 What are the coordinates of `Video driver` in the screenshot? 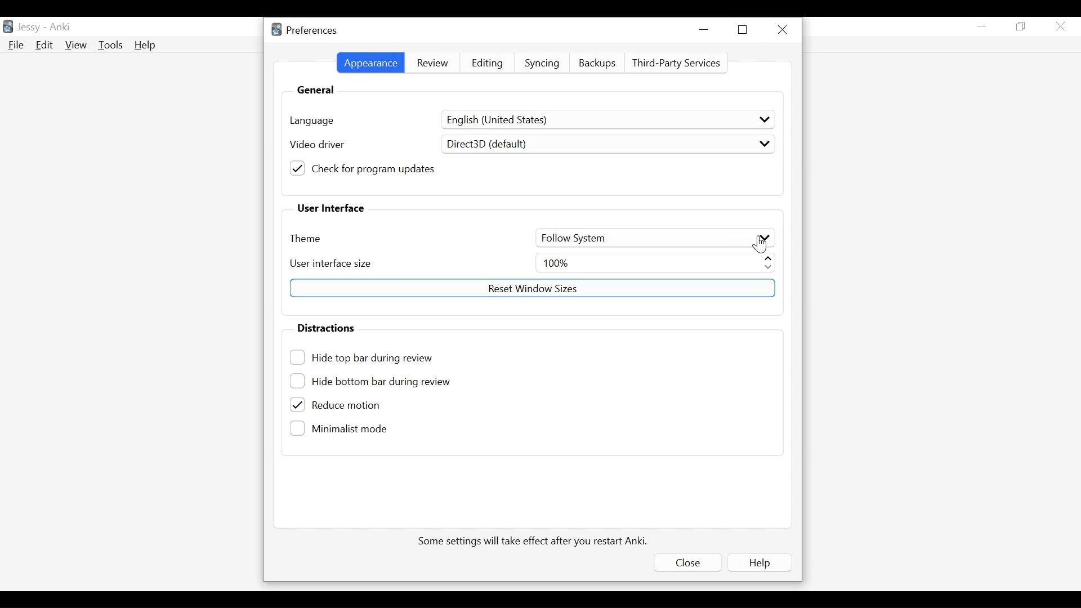 It's located at (316, 145).